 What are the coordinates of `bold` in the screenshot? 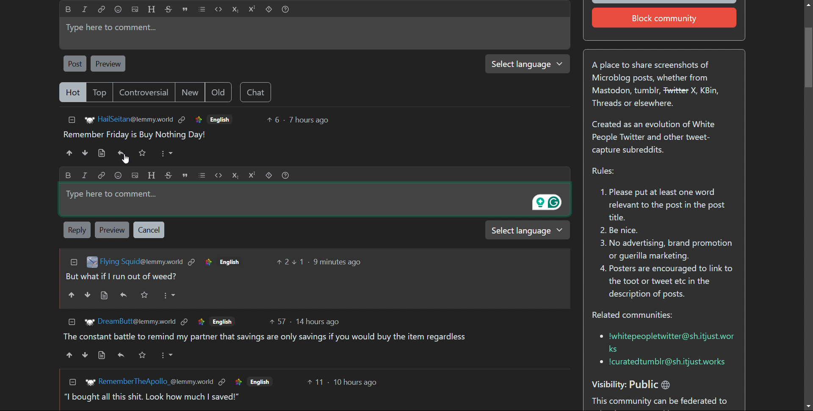 It's located at (69, 9).